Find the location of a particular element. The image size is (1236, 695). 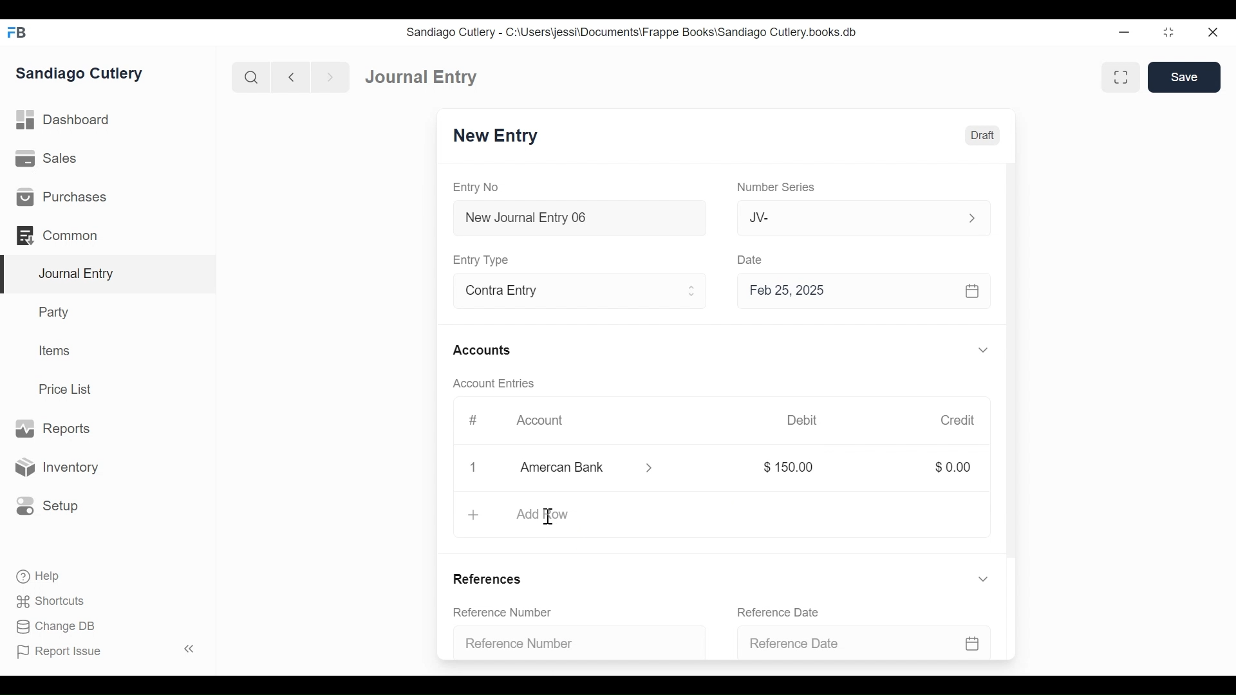

Journal Entry is located at coordinates (422, 76).